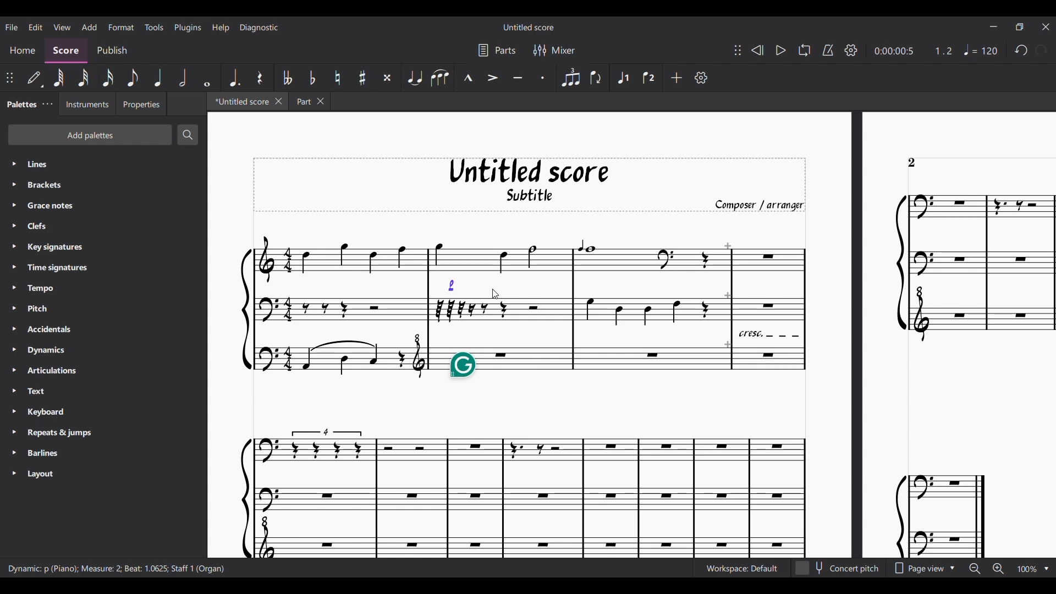 The image size is (1056, 594). I want to click on Earlier tab, so click(309, 101).